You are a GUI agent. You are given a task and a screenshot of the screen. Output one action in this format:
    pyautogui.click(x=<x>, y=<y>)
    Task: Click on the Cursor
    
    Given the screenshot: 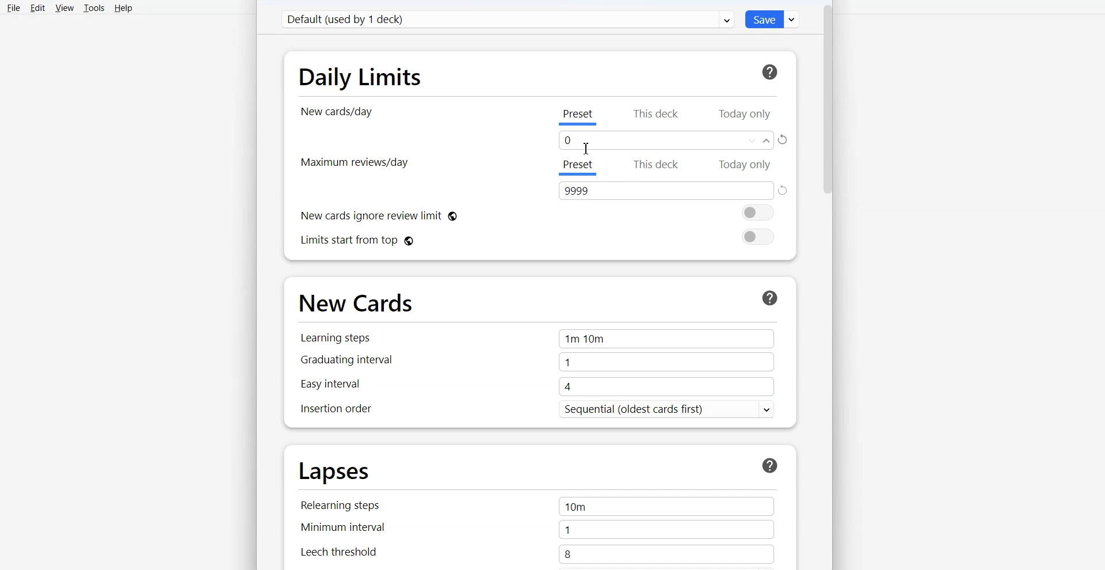 What is the action you would take?
    pyautogui.click(x=586, y=148)
    